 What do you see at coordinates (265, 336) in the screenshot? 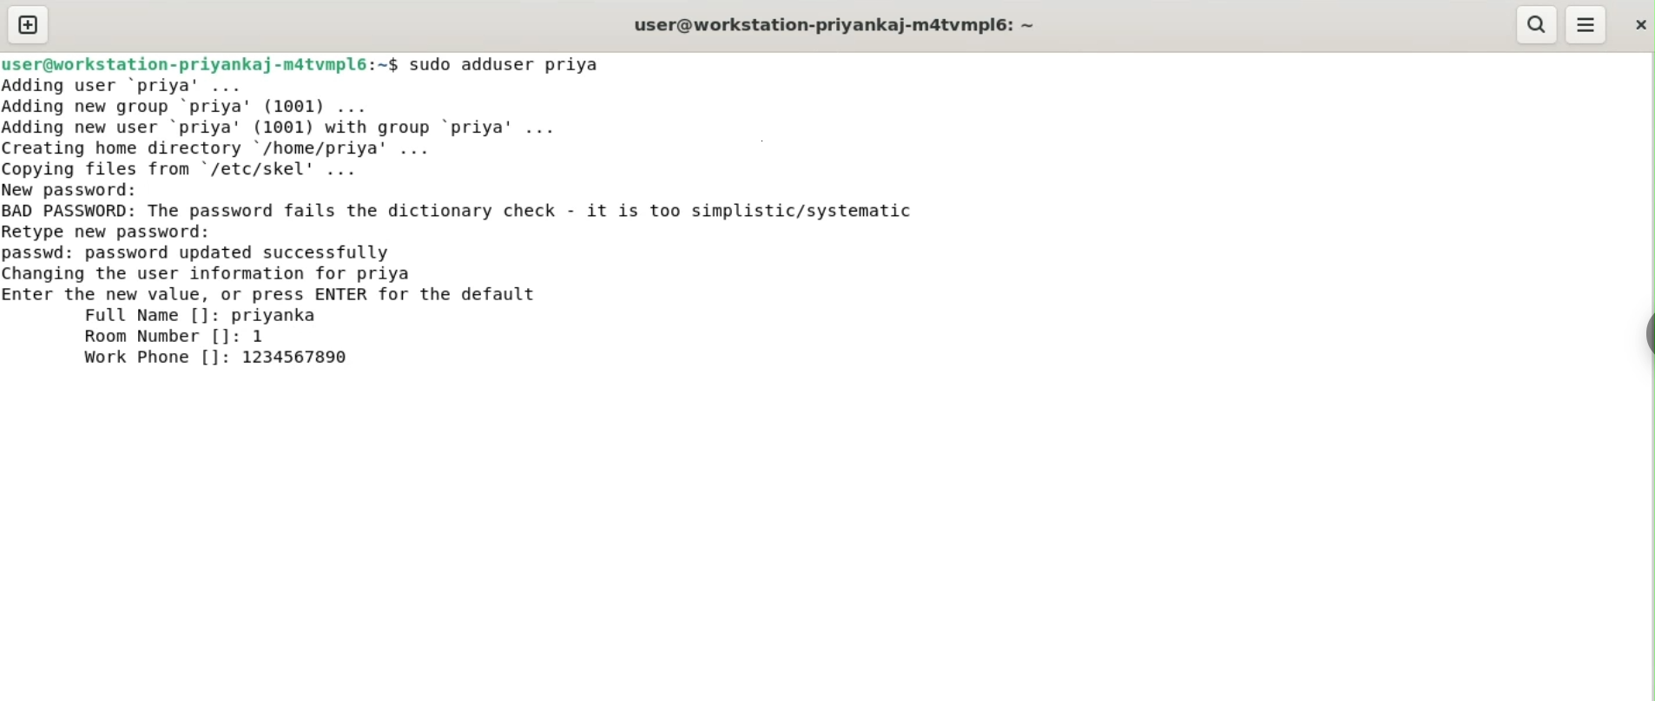
I see `1` at bounding box center [265, 336].